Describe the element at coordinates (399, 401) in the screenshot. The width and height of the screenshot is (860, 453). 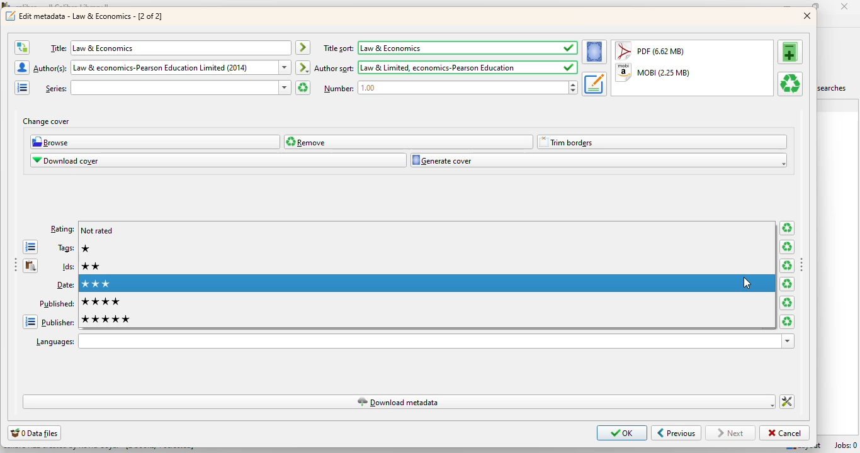
I see `download metadata` at that location.